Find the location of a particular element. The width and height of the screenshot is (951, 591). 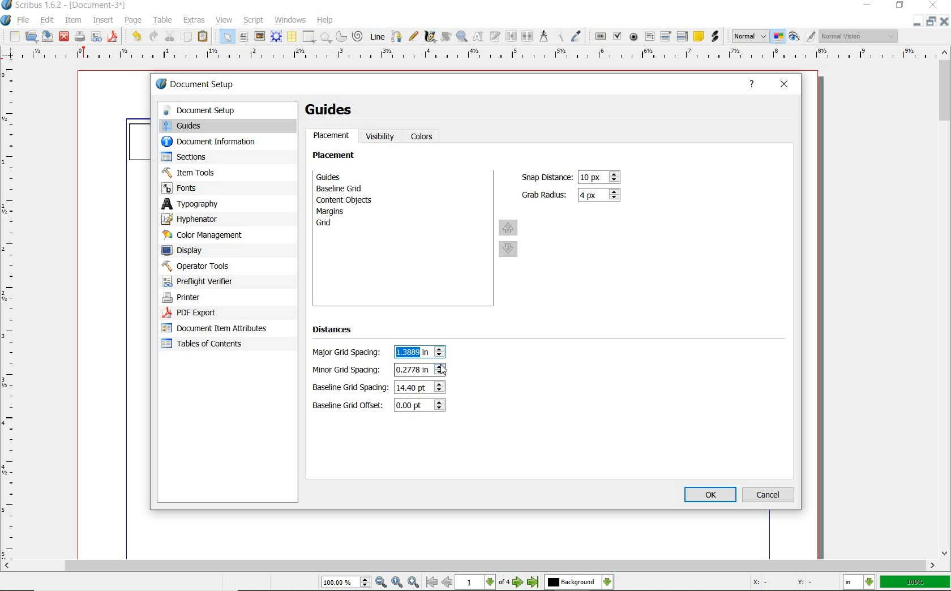

Baseline Grid Spacing is located at coordinates (419, 386).